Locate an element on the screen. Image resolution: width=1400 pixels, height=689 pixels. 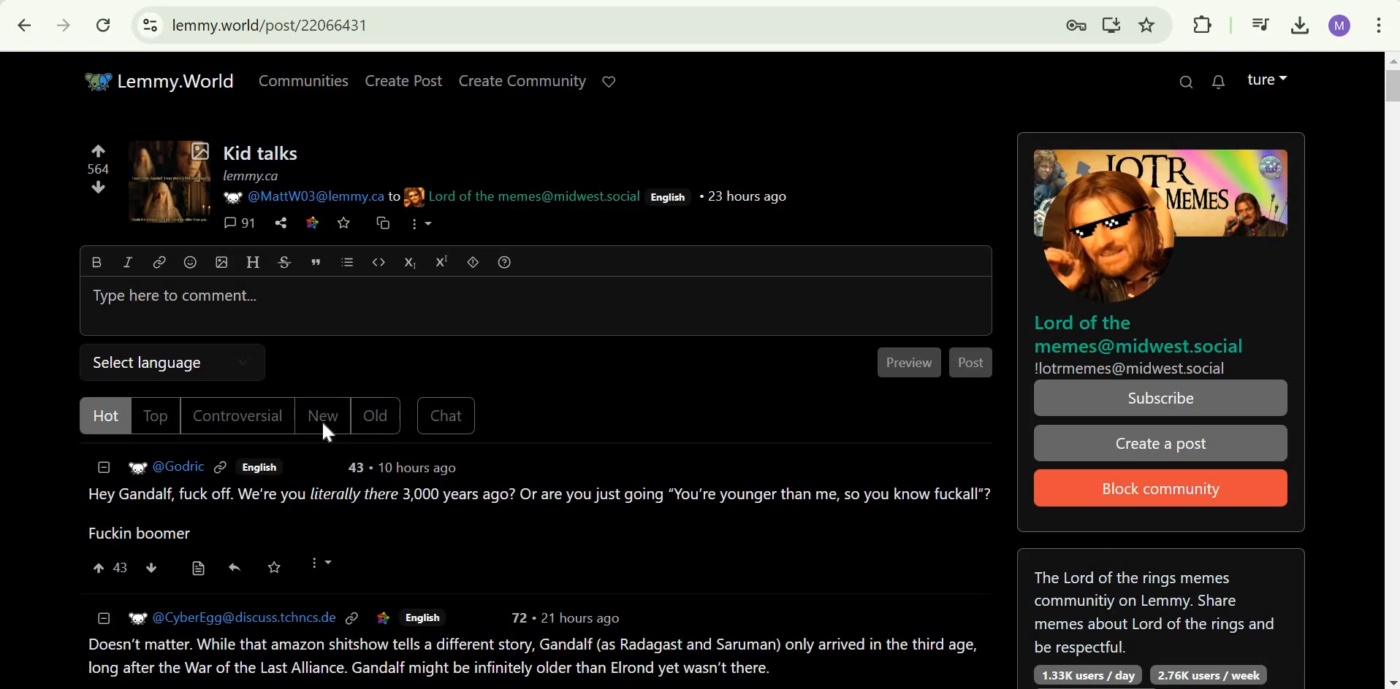
superscript is located at coordinates (442, 261).